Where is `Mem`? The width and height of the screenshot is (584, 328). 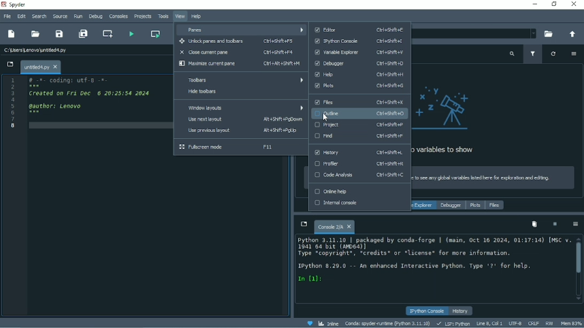 Mem is located at coordinates (571, 323).